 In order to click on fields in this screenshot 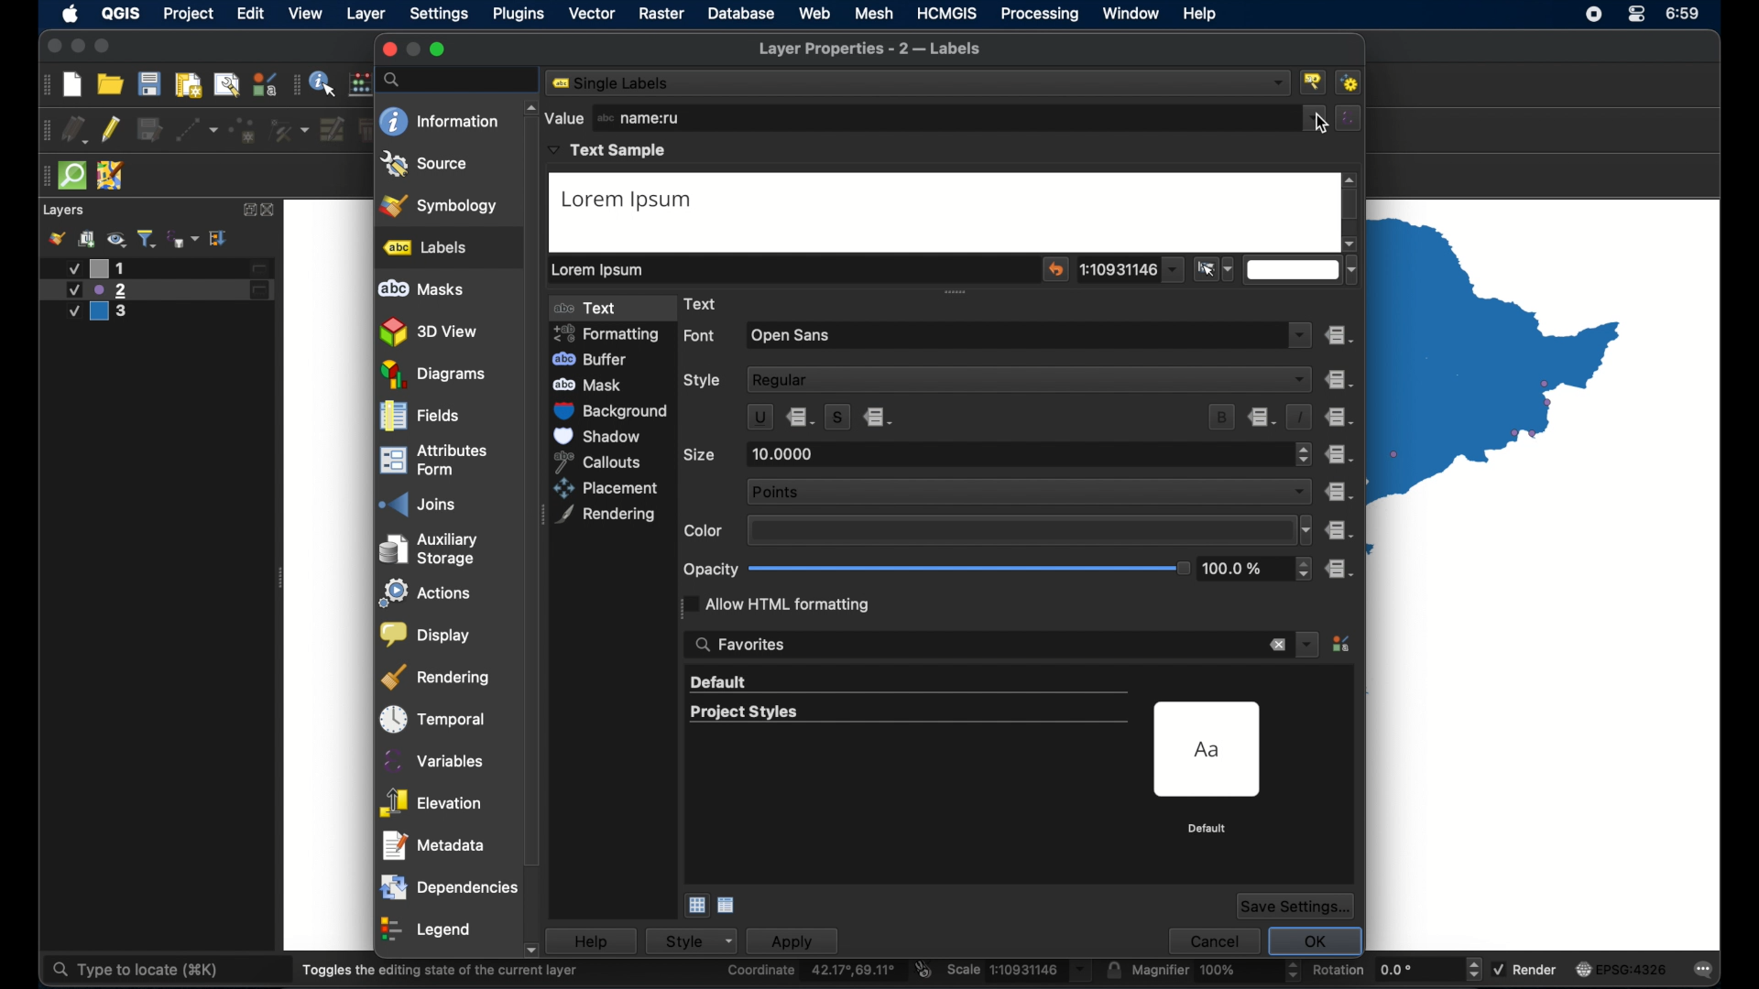, I will do `click(419, 417)`.